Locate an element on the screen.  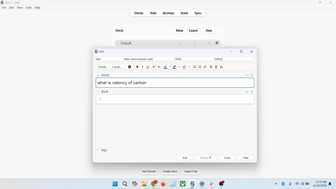
browse is located at coordinates (168, 13).